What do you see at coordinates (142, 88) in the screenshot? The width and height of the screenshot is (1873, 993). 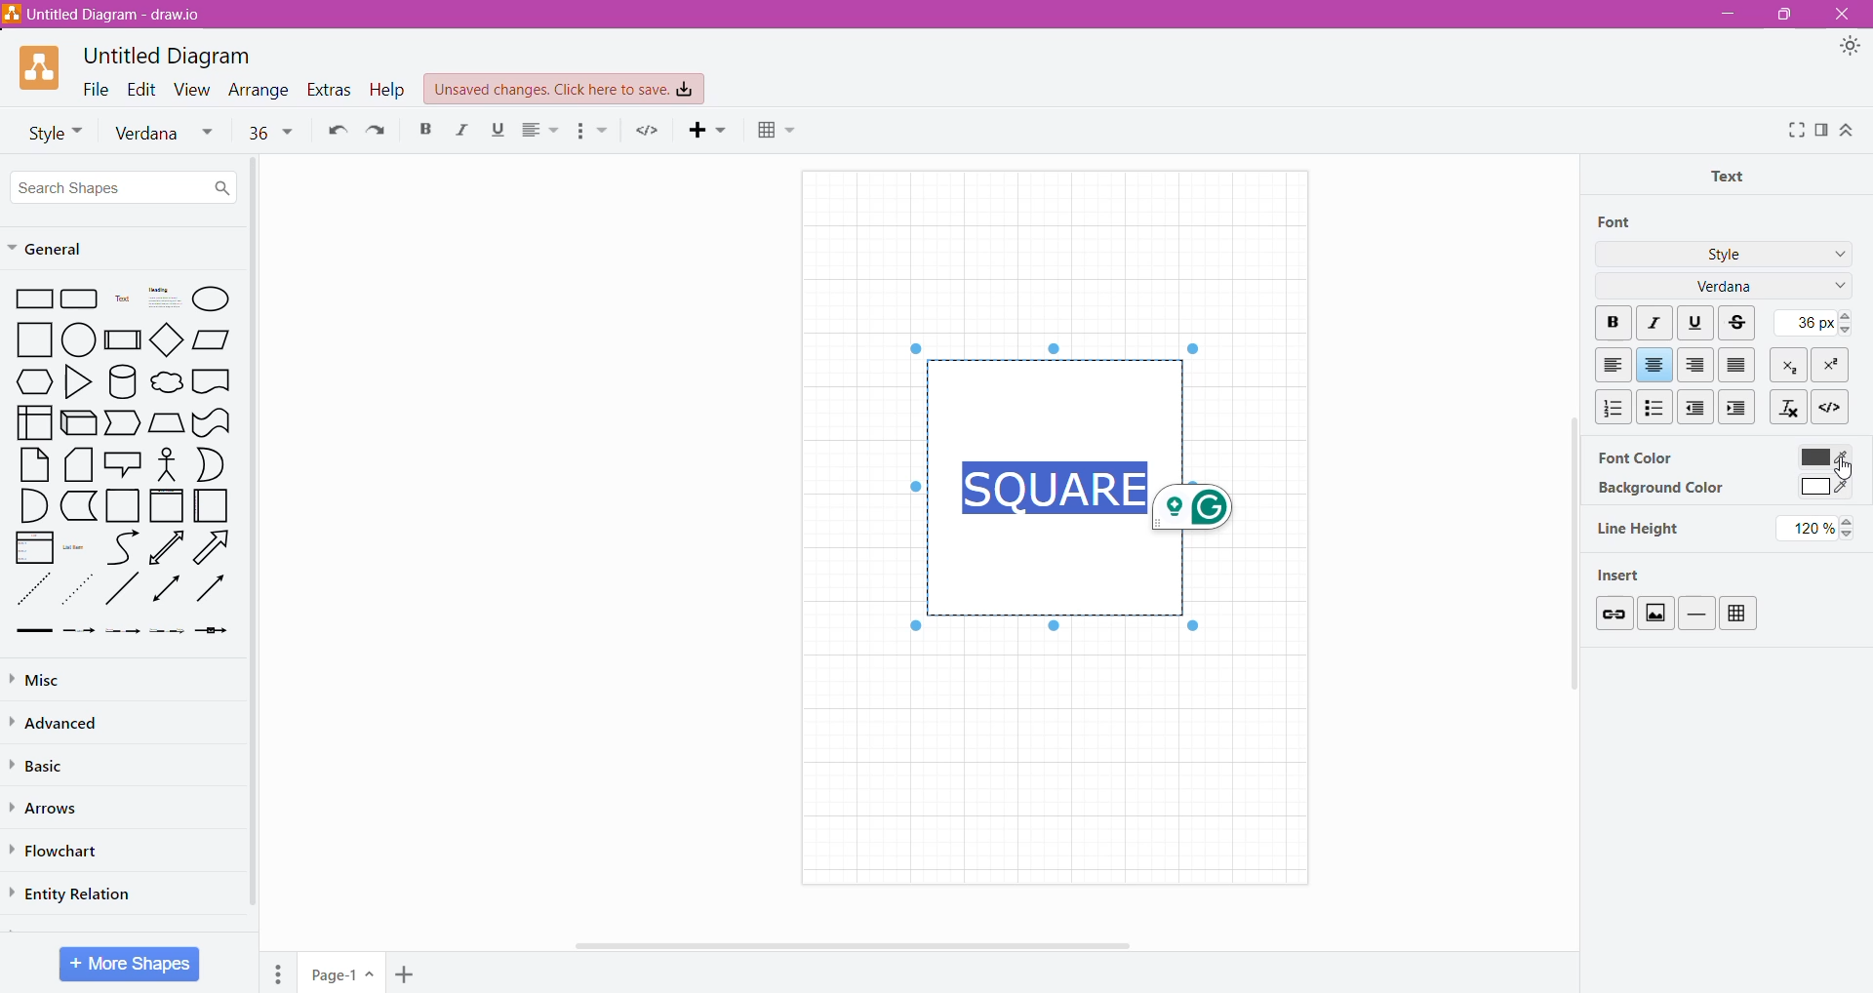 I see `Edit` at bounding box center [142, 88].